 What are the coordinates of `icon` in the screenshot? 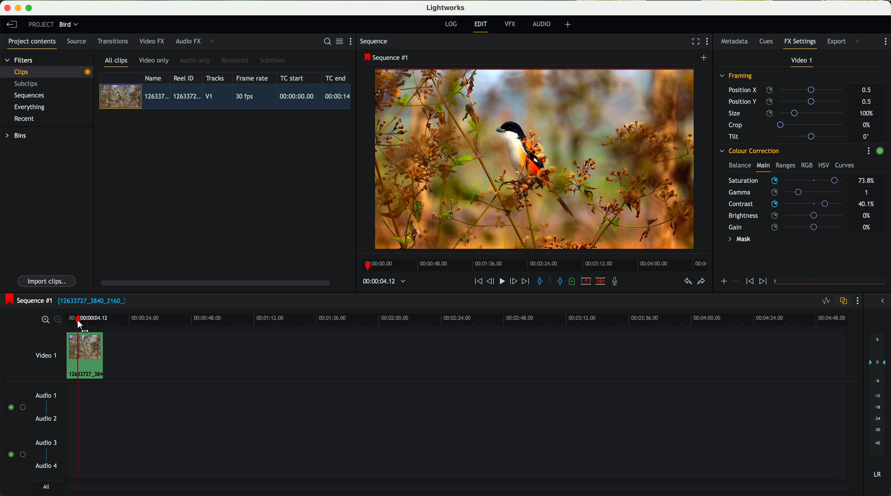 It's located at (735, 281).